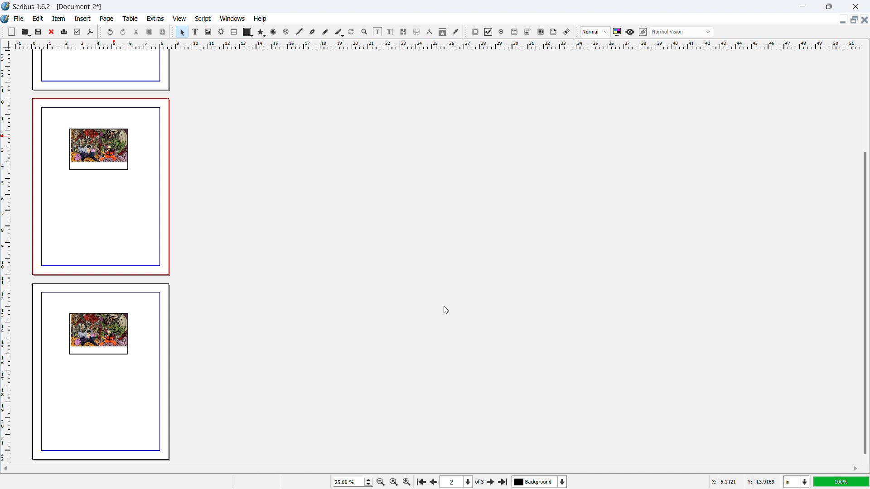  What do you see at coordinates (540, 482) in the screenshot?
I see `select the current layer` at bounding box center [540, 482].